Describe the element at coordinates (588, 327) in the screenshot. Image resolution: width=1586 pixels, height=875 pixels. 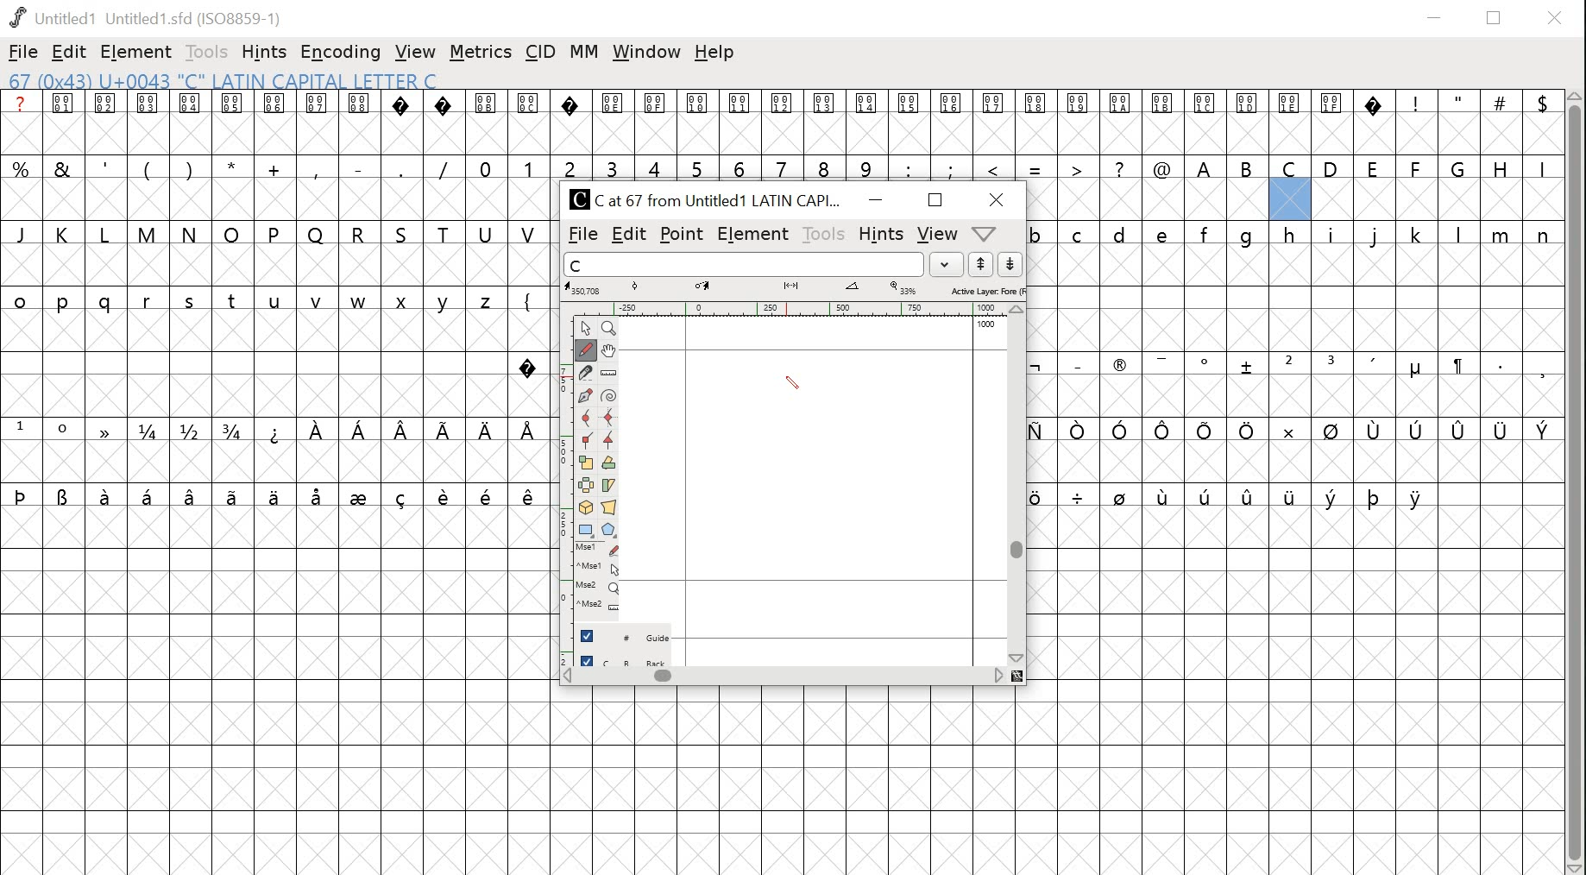
I see `point` at that location.